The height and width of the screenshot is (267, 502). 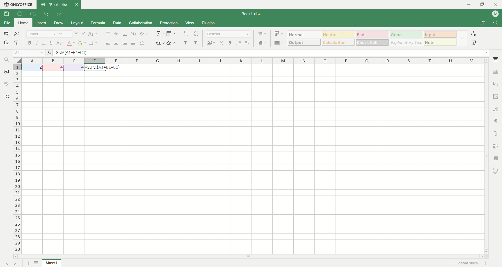 I want to click on cut, so click(x=18, y=33).